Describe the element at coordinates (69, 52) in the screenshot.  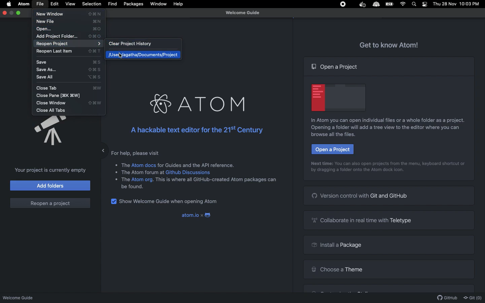
I see `Reopen last item` at that location.